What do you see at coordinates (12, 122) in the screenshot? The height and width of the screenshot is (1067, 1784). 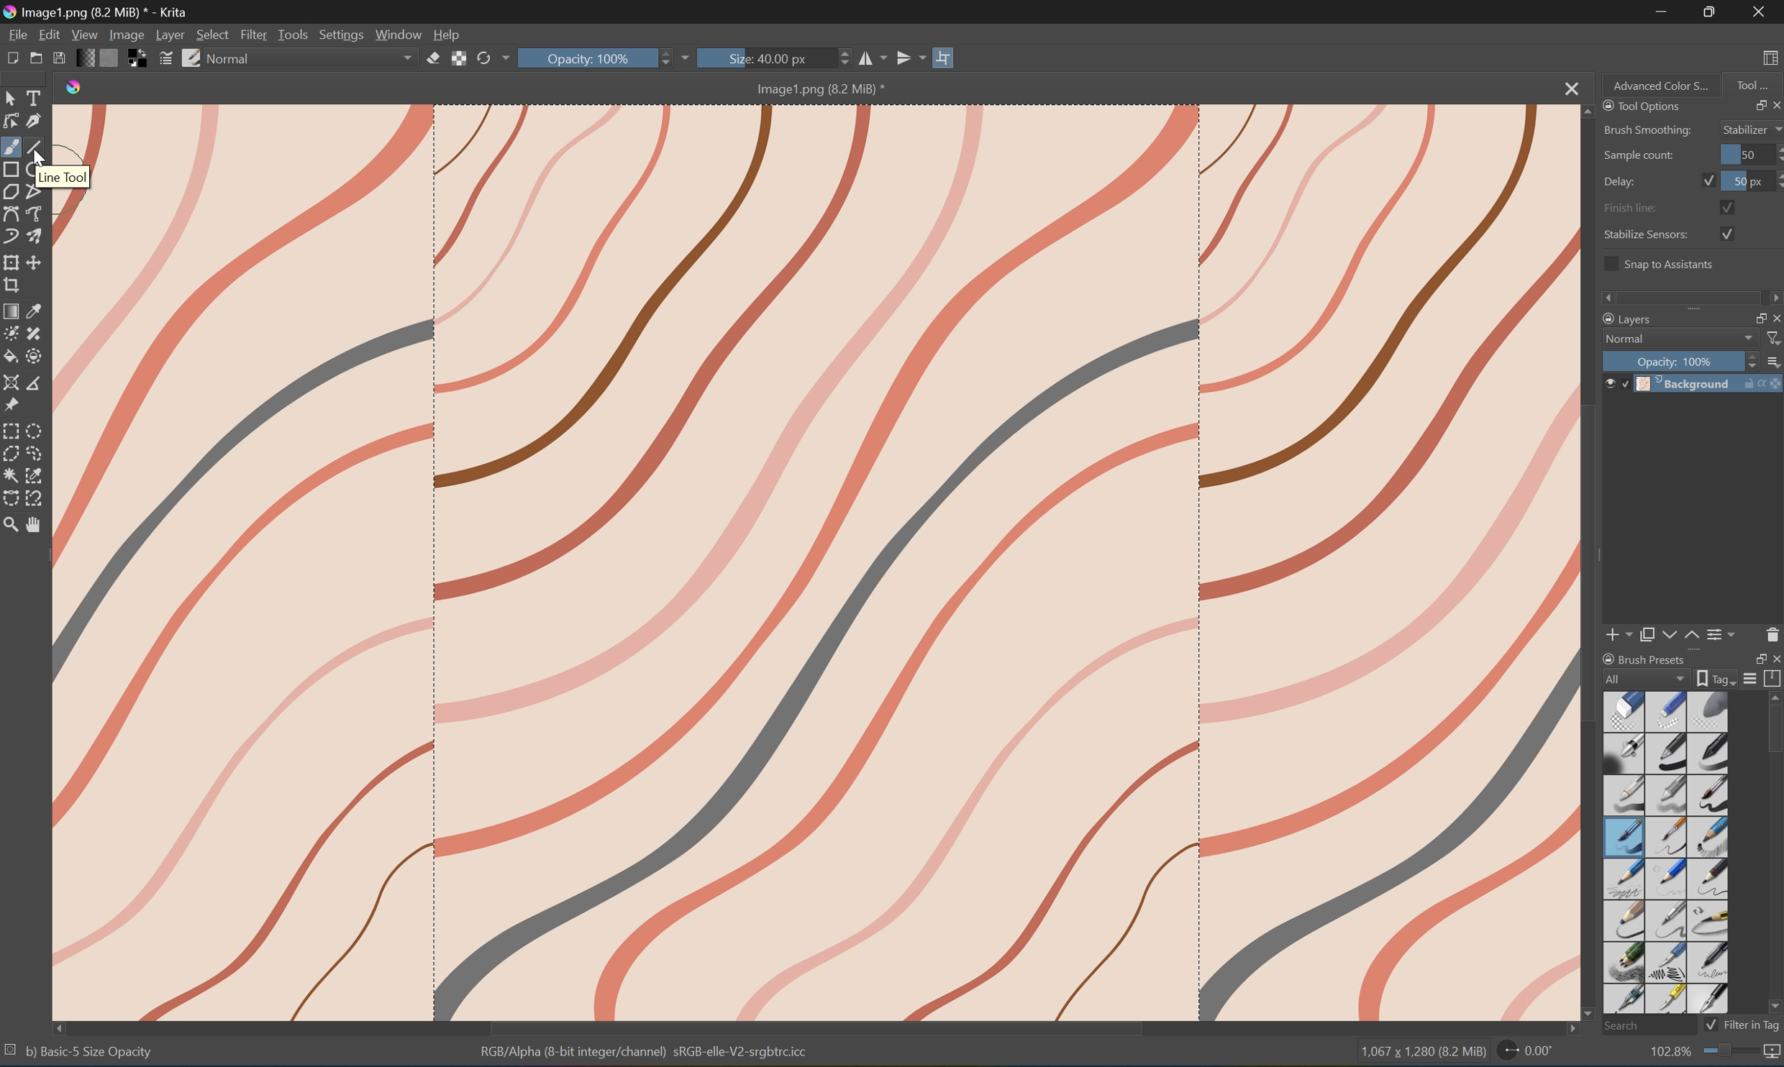 I see `Edit shapes tool` at bounding box center [12, 122].